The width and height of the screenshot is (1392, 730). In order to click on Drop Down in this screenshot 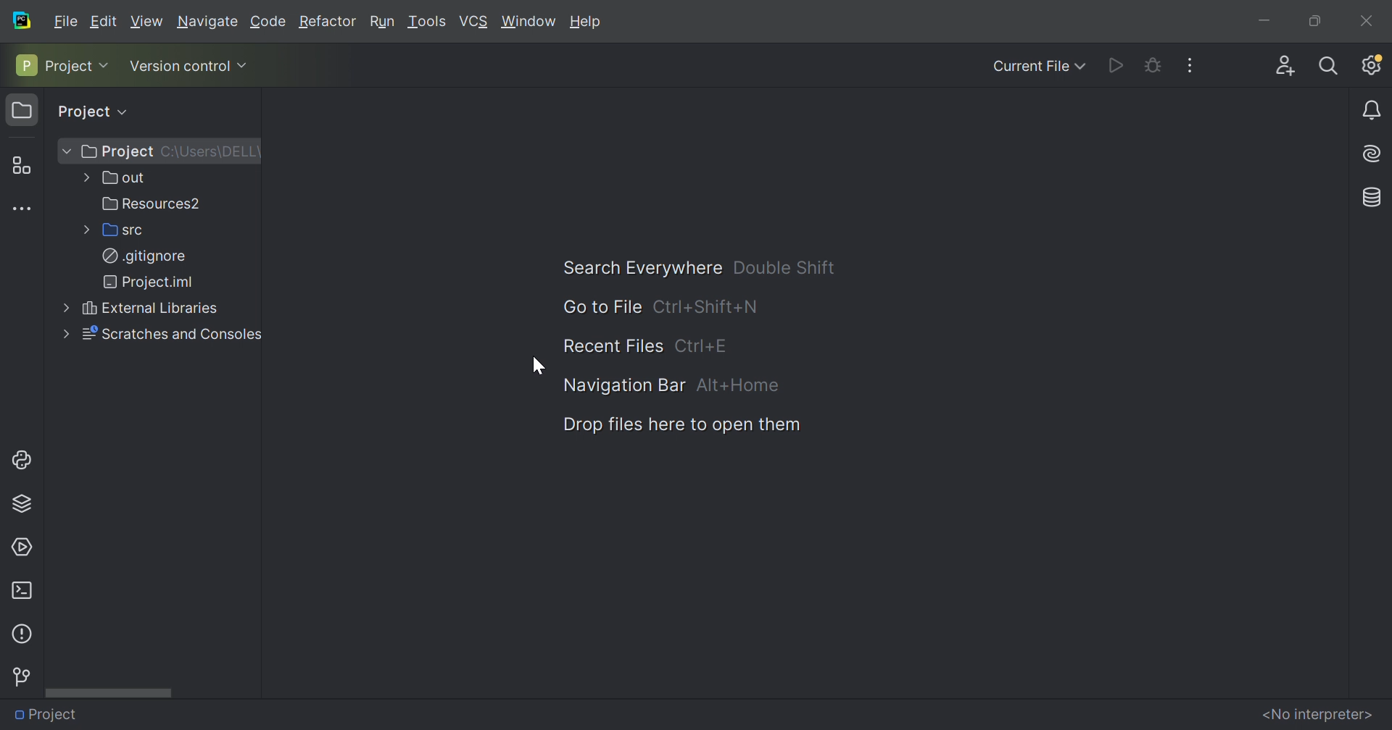, I will do `click(1083, 66)`.